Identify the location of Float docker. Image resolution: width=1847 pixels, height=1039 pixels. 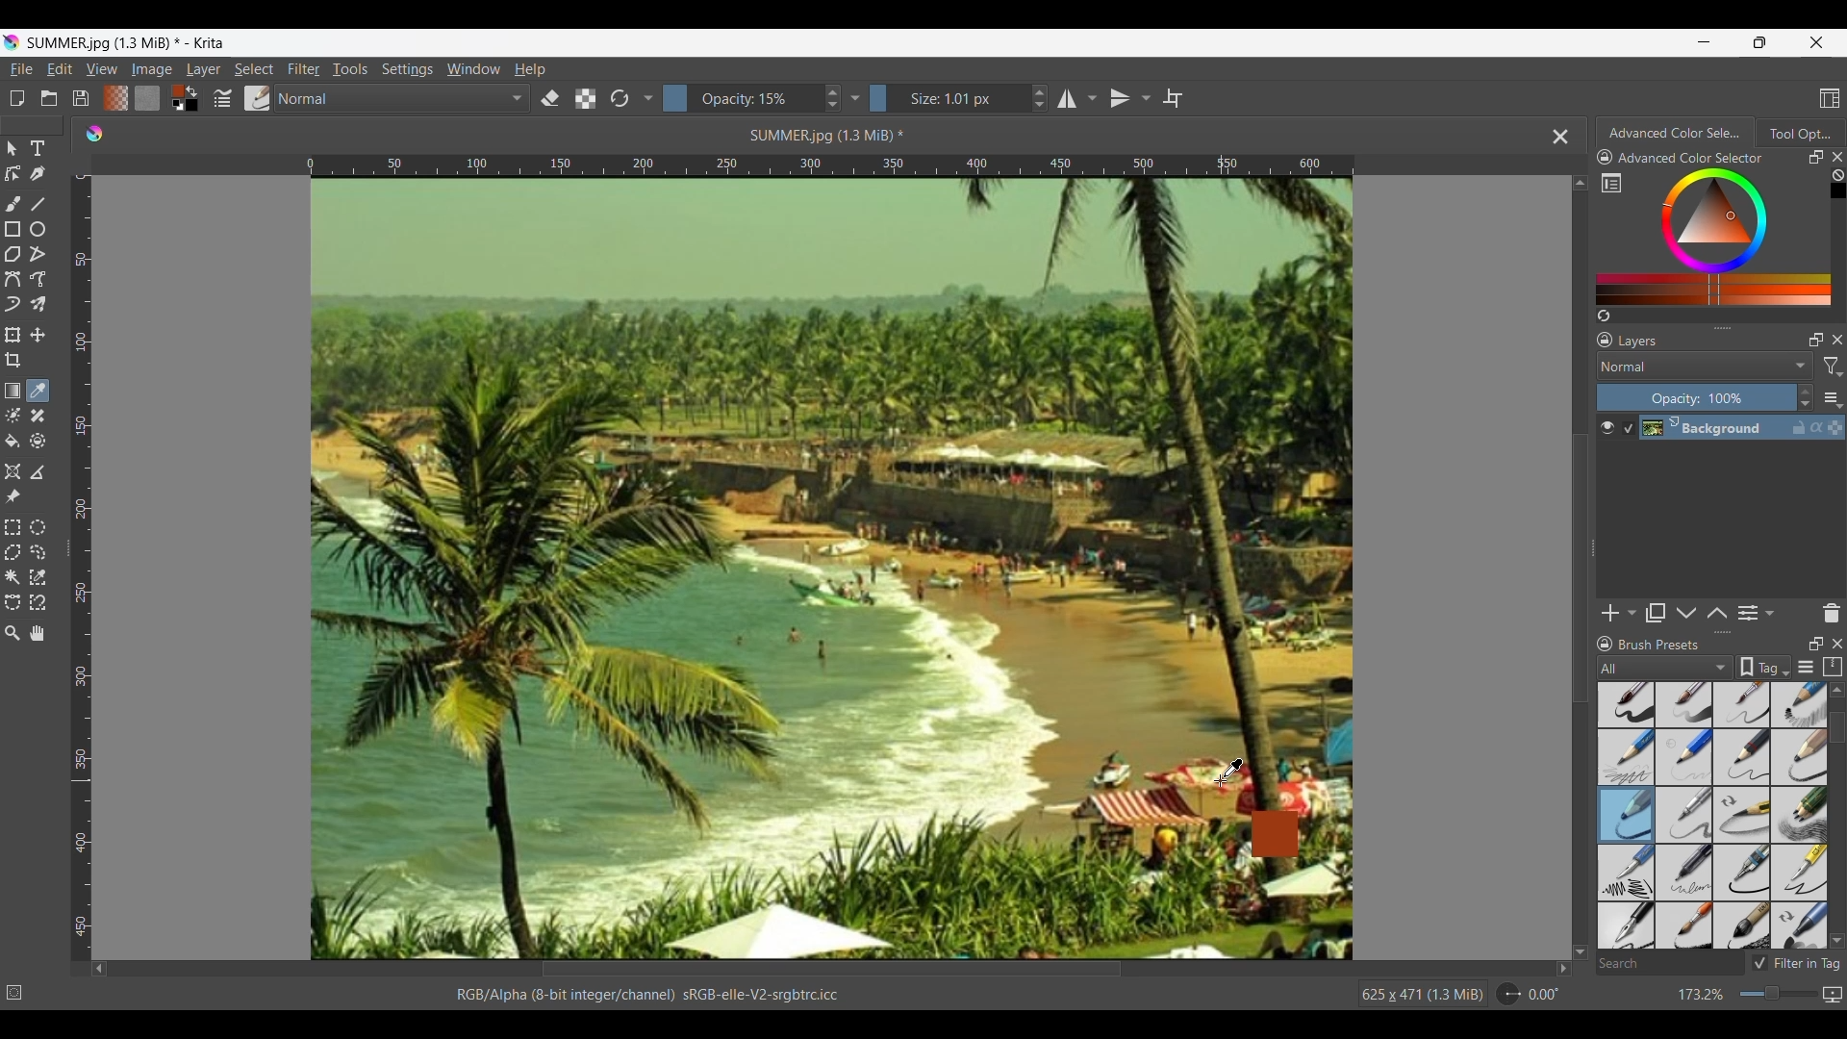
(1816, 157).